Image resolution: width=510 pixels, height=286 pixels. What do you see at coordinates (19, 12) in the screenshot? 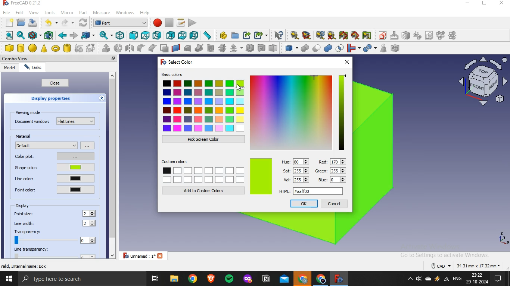
I see `edit` at bounding box center [19, 12].